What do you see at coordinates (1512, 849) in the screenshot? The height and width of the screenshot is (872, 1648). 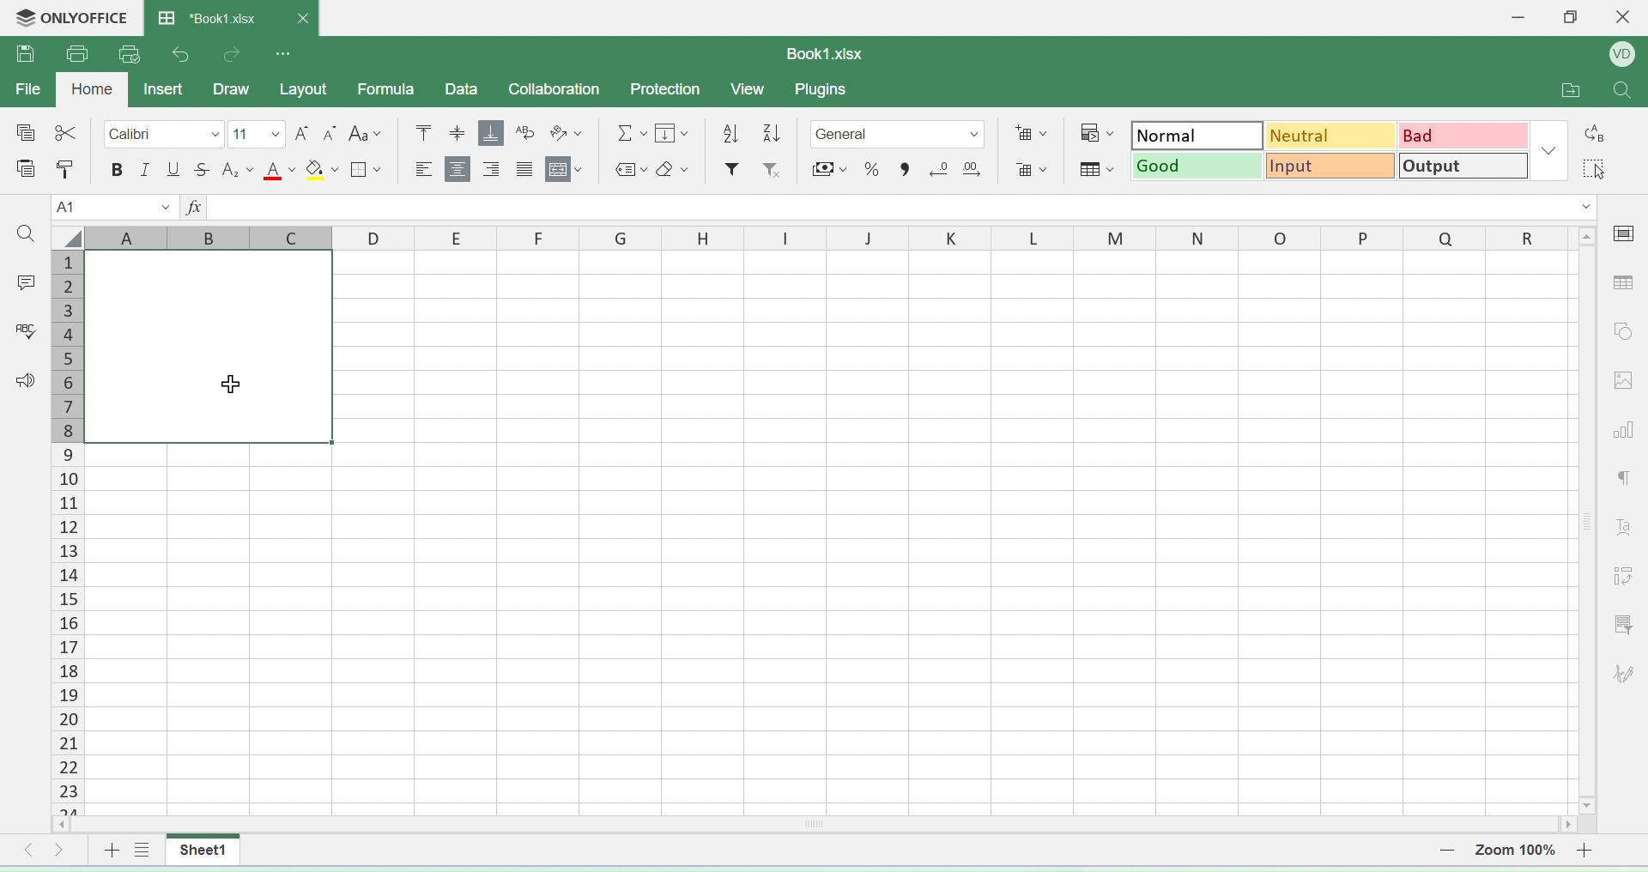 I see `zoom number` at bounding box center [1512, 849].